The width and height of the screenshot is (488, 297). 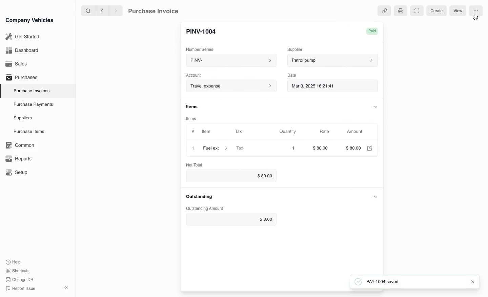 I want to click on $0.00, so click(x=228, y=176).